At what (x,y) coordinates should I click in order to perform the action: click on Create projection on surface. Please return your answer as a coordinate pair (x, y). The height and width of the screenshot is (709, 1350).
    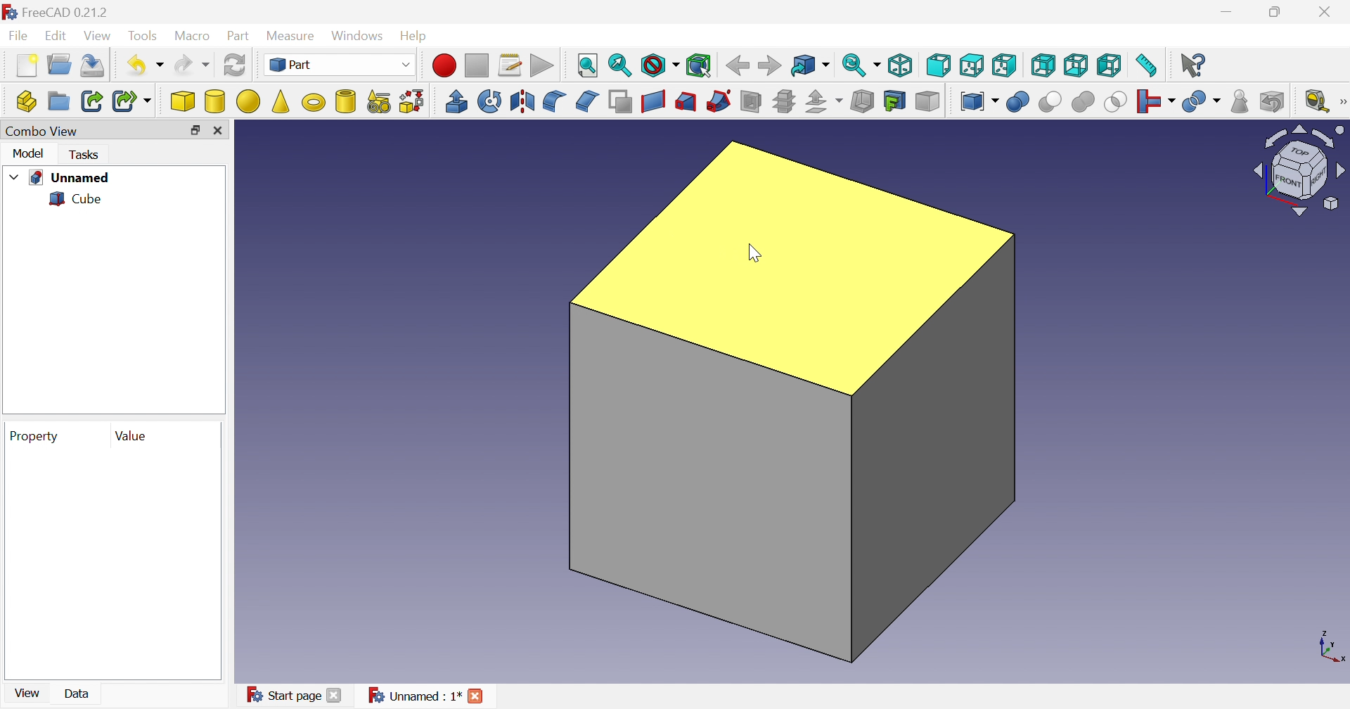
    Looking at the image, I should click on (895, 101).